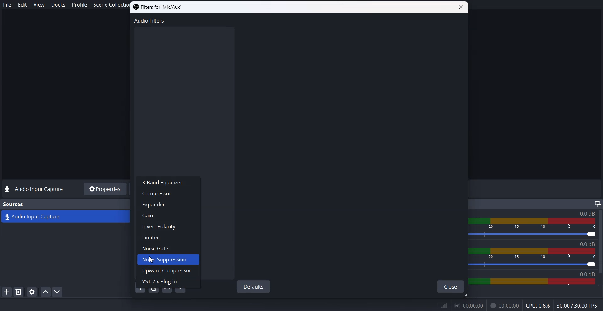  Describe the element at coordinates (591, 274) in the screenshot. I see `0.00db` at that location.